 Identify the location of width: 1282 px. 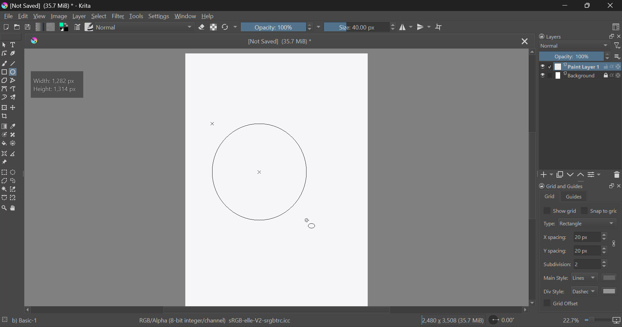
(55, 80).